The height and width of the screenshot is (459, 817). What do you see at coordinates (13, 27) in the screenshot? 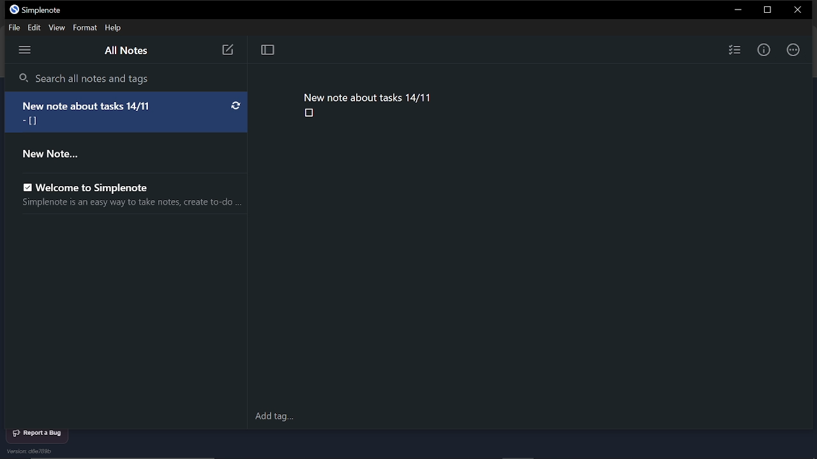
I see `File` at bounding box center [13, 27].